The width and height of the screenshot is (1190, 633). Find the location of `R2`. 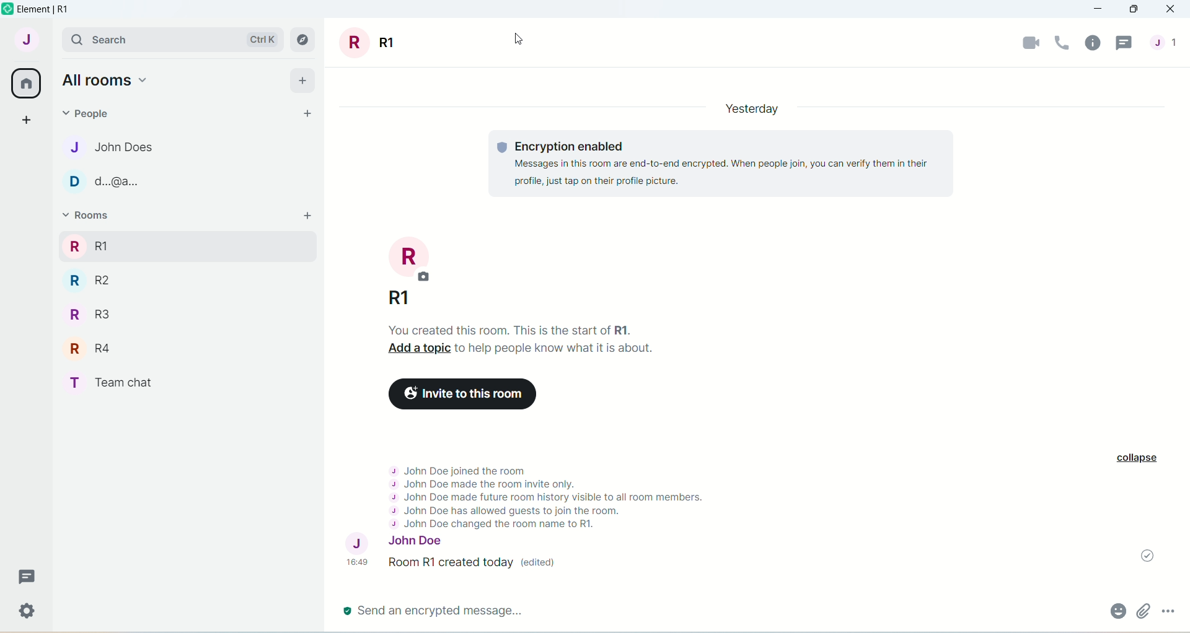

R2 is located at coordinates (89, 280).